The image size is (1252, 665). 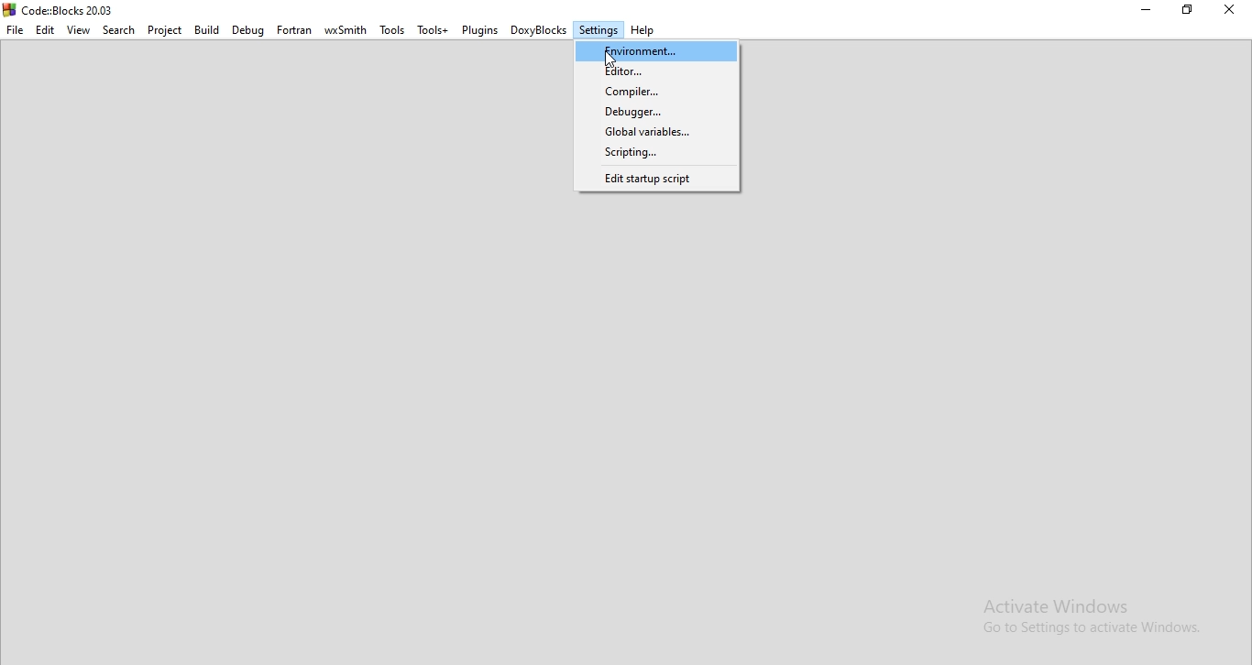 What do you see at coordinates (1096, 619) in the screenshot?
I see `Activate Windows ` at bounding box center [1096, 619].